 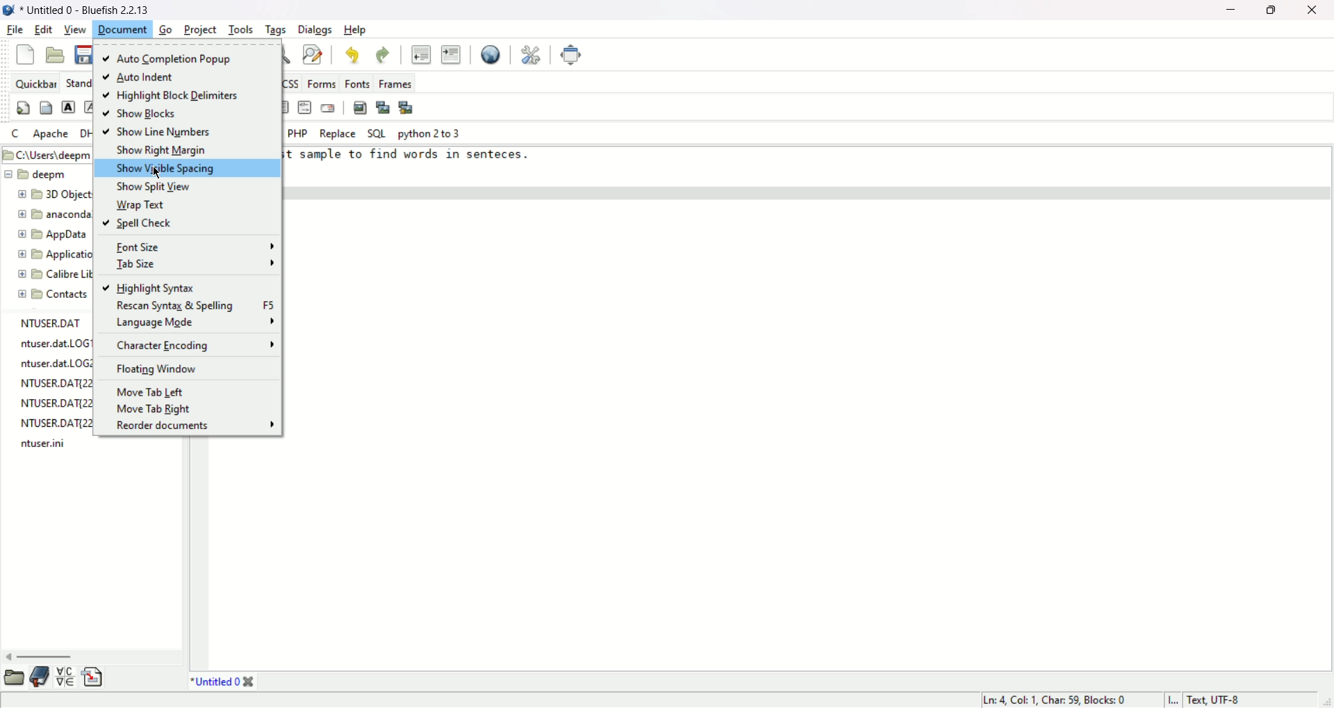 What do you see at coordinates (92, 656) in the screenshot?
I see `scroll bar` at bounding box center [92, 656].